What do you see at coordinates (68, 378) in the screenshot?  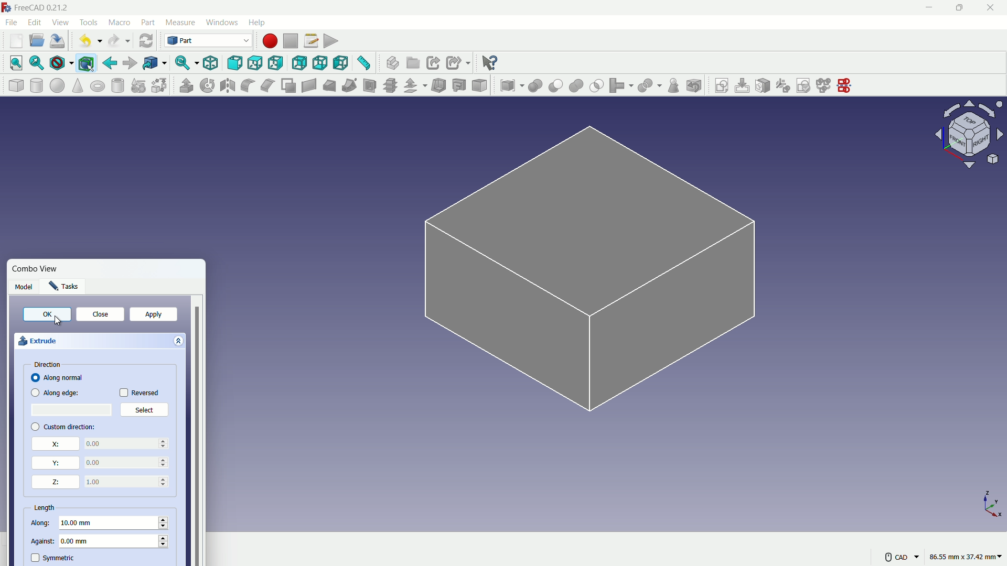 I see `Along normal` at bounding box center [68, 378].